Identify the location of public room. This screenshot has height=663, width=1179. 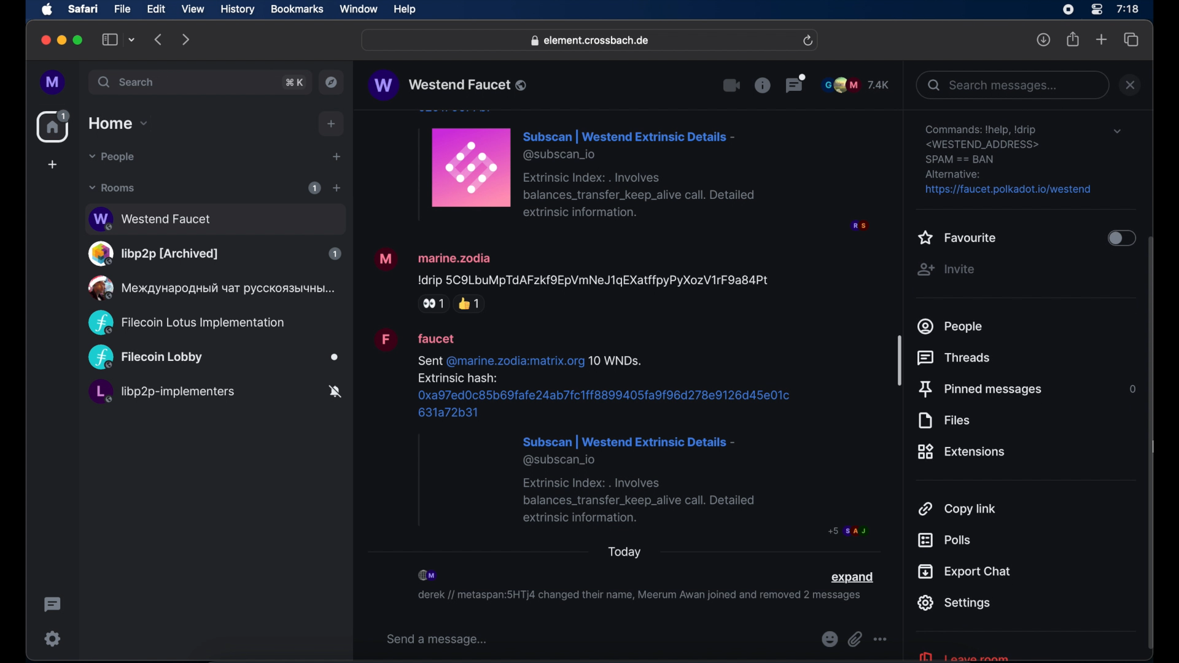
(186, 323).